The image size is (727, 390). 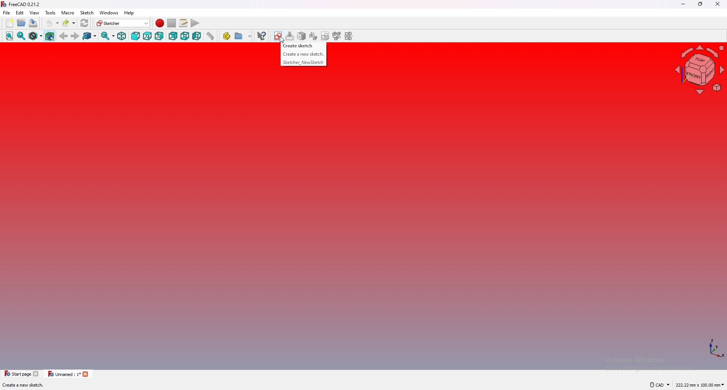 I want to click on merge sketch, so click(x=337, y=36).